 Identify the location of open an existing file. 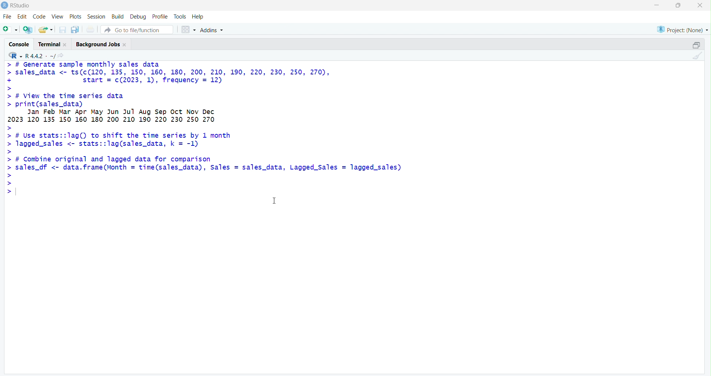
(46, 30).